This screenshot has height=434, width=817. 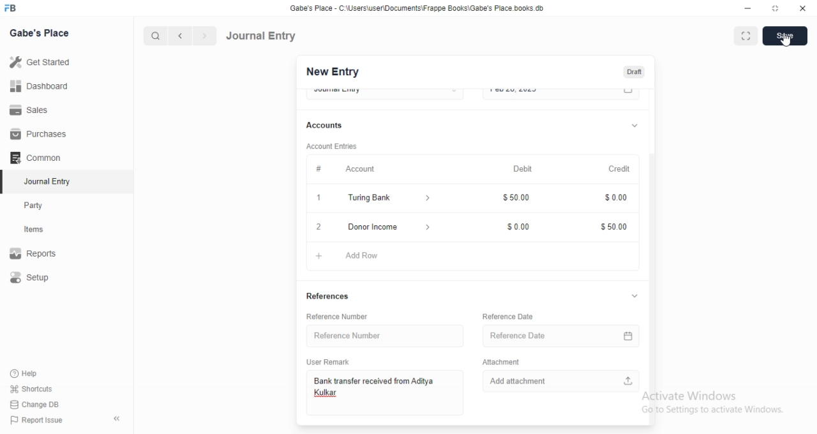 I want to click on Credit, so click(x=620, y=169).